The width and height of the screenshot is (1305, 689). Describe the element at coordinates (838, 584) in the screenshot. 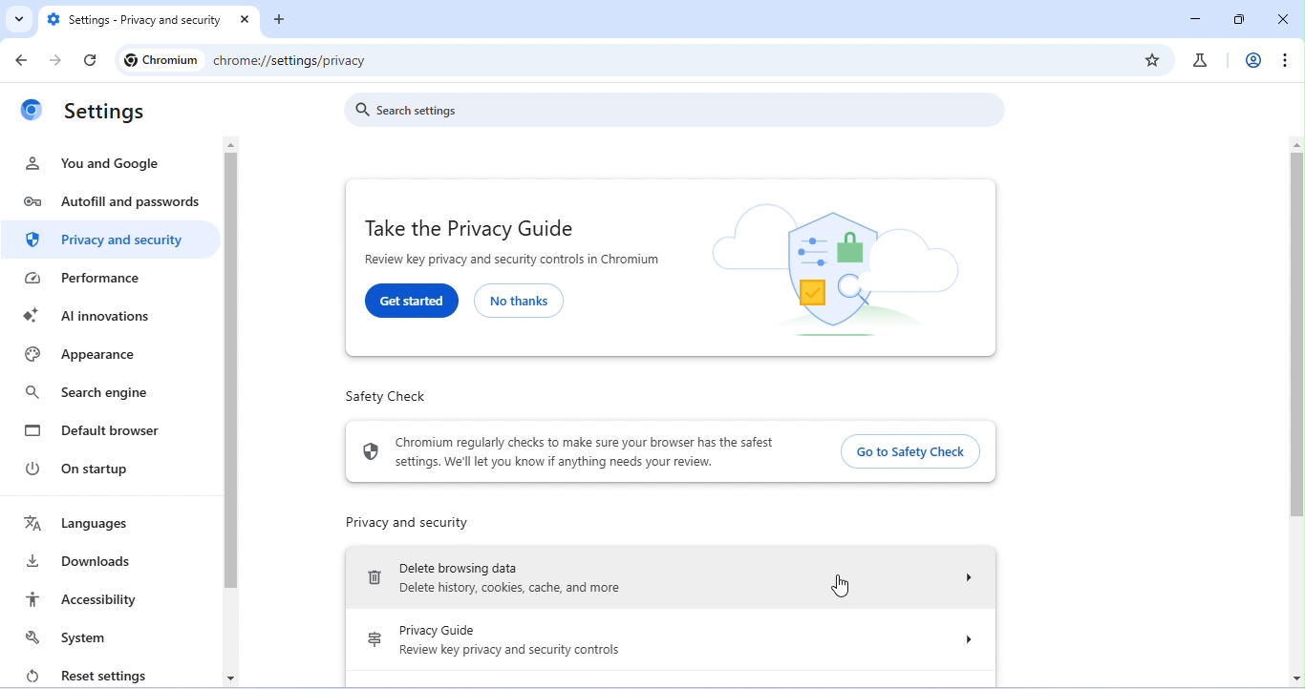

I see `cursor movement` at that location.